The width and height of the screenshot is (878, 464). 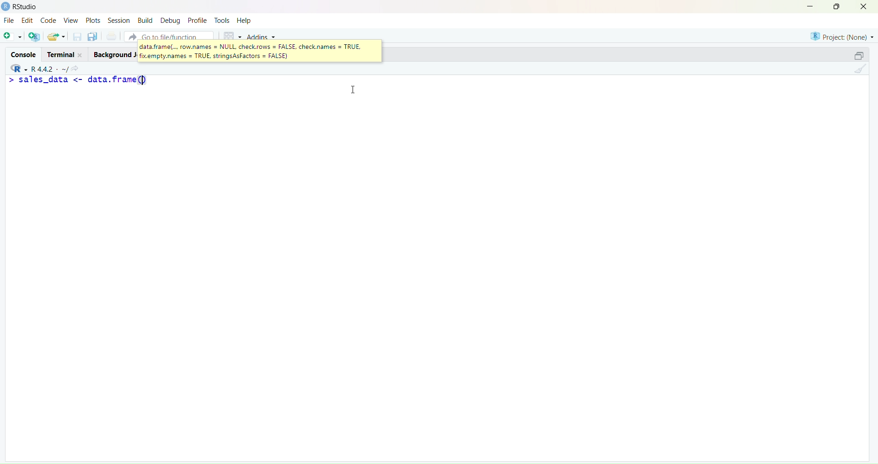 I want to click on print, so click(x=112, y=37).